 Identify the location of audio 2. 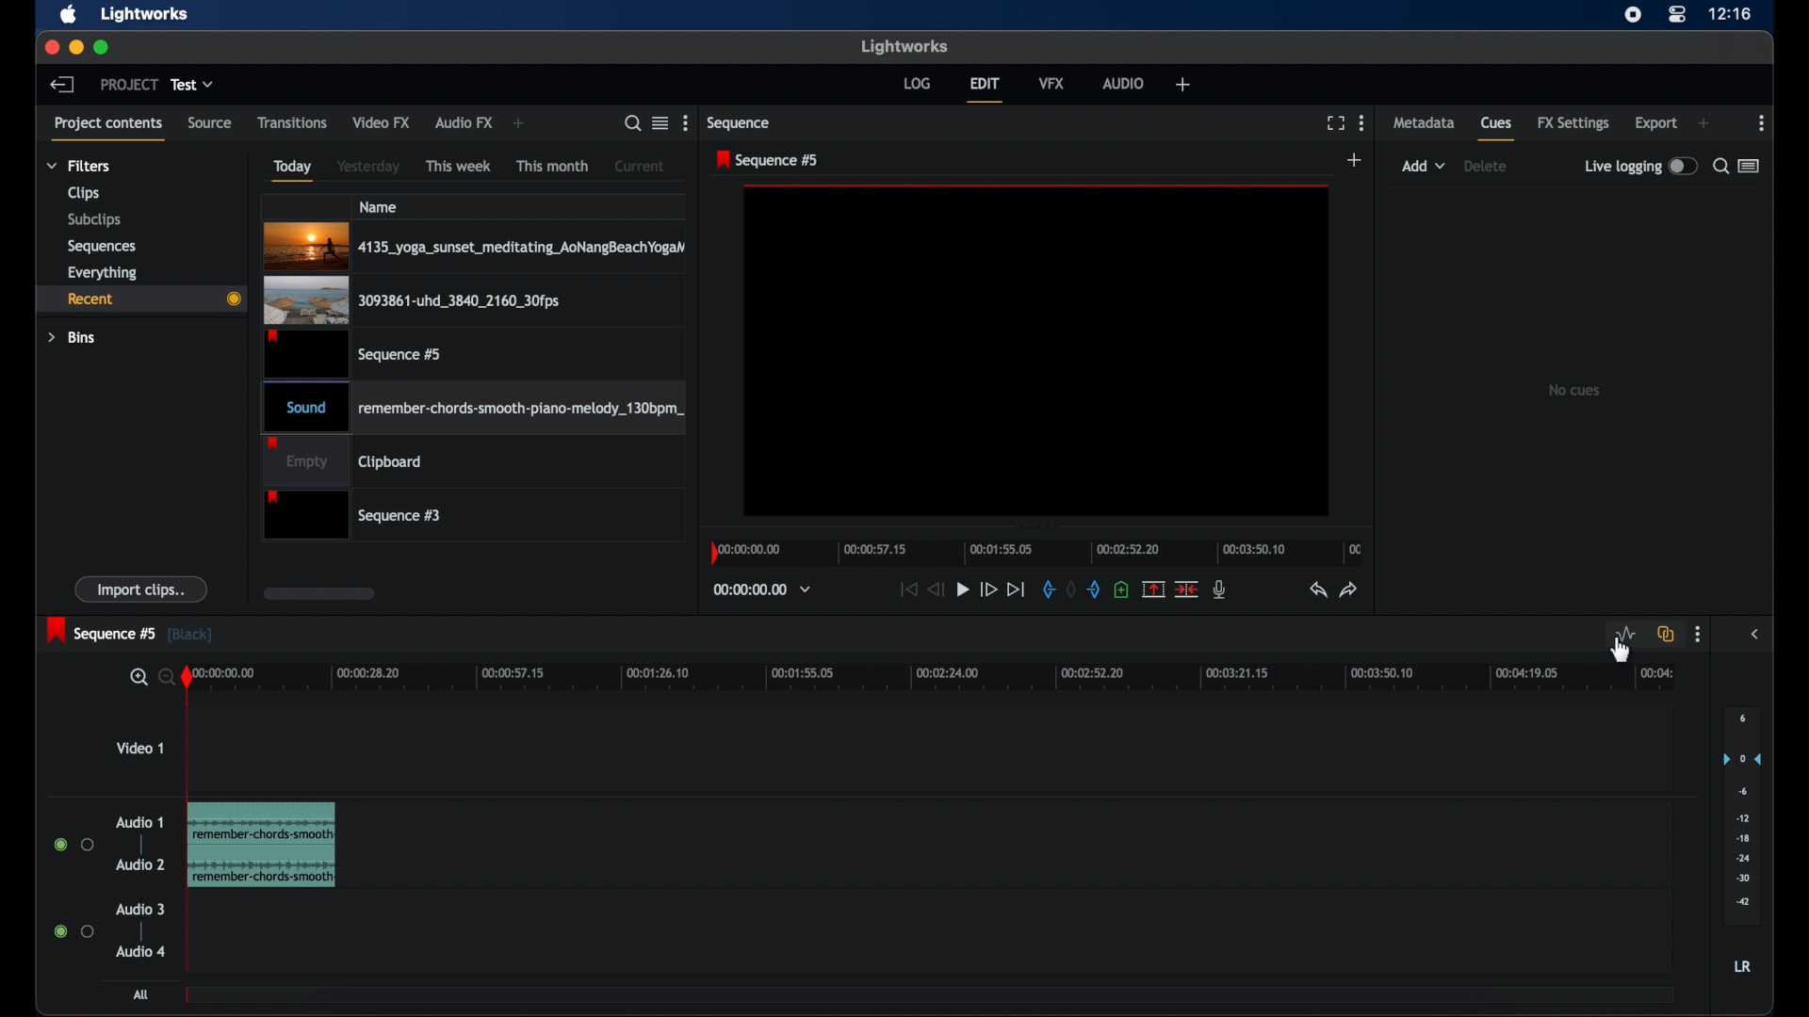
(139, 864).